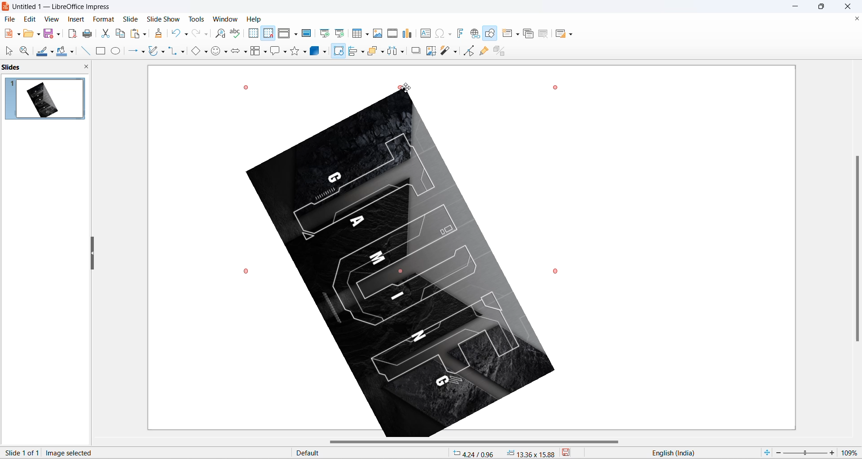 This screenshot has width=862, height=459. I want to click on callout shapes options, so click(284, 53).